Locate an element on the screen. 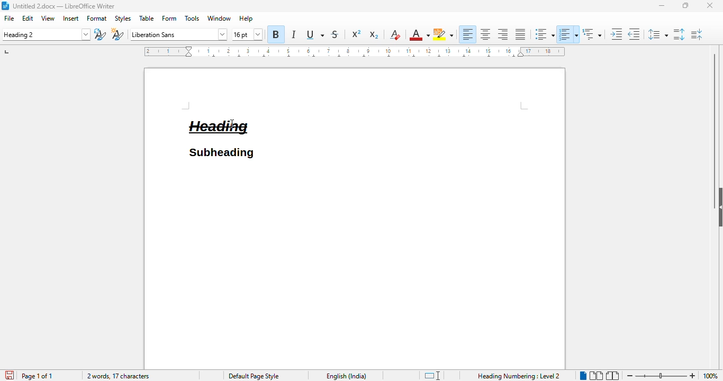 The width and height of the screenshot is (723, 381). character highlighting color is located at coordinates (443, 34).